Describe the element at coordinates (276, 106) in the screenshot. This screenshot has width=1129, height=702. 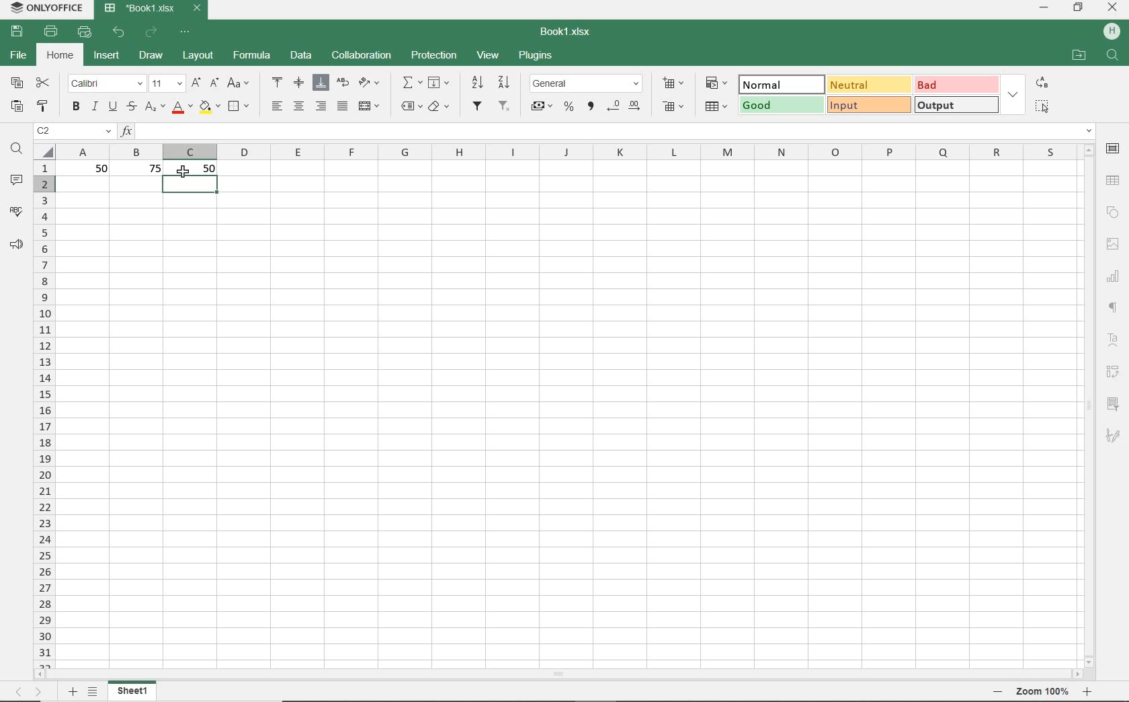
I see `align left` at that location.